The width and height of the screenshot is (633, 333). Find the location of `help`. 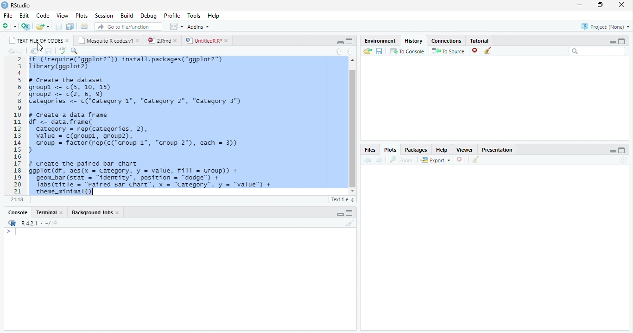

help is located at coordinates (442, 149).